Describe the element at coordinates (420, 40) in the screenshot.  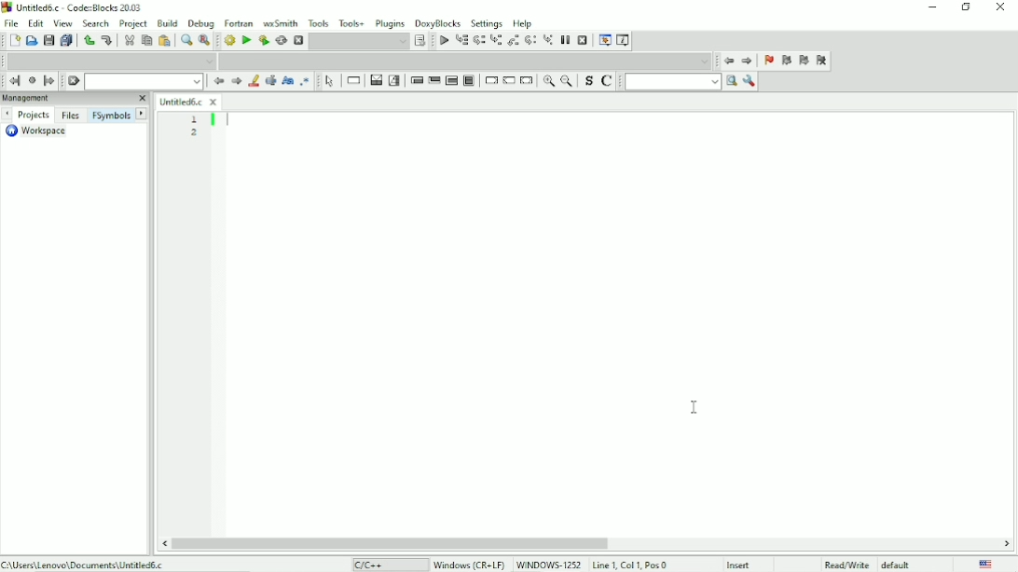
I see `Show the select target dialog` at that location.